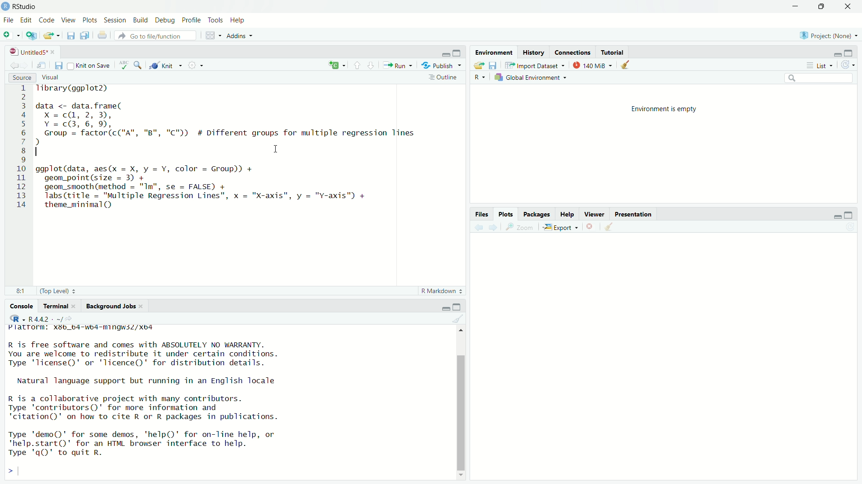 Image resolution: width=862 pixels, height=484 pixels. I want to click on Import Dataset, so click(533, 65).